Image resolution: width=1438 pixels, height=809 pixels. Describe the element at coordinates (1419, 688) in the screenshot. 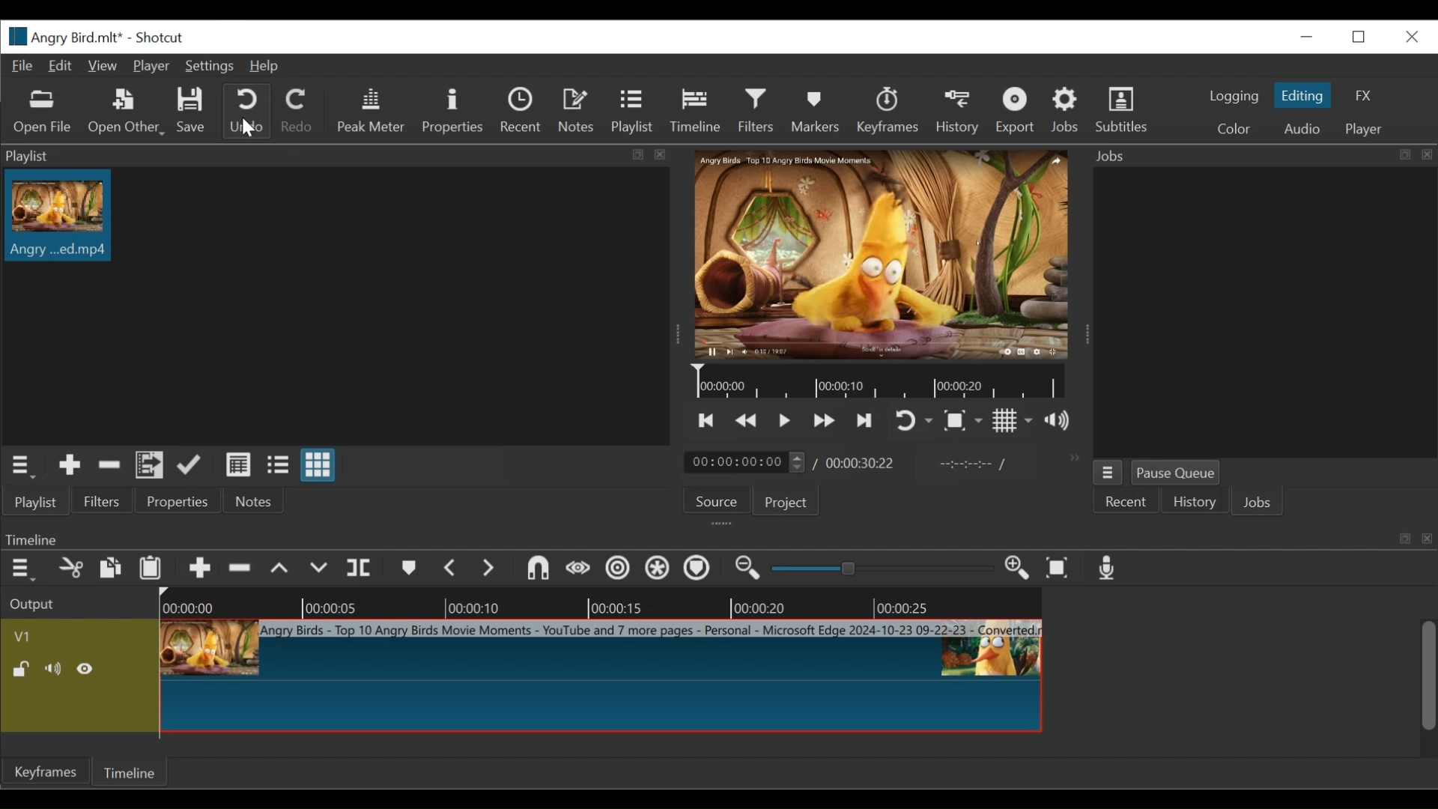

I see `vertical scroll bar` at that location.